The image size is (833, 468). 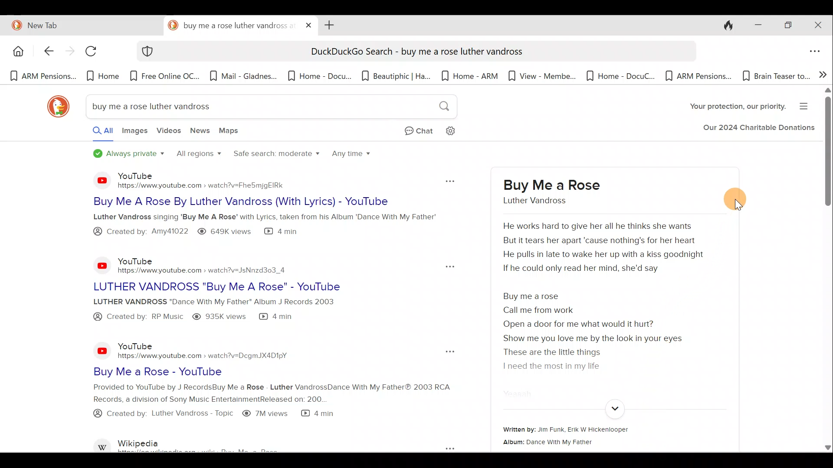 What do you see at coordinates (103, 444) in the screenshot?
I see `Wikipedia logo` at bounding box center [103, 444].